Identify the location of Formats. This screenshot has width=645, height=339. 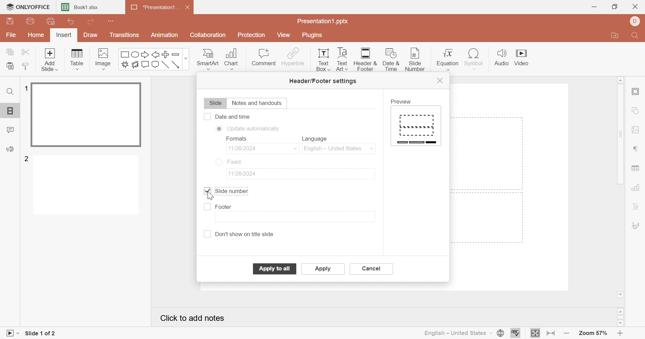
(236, 139).